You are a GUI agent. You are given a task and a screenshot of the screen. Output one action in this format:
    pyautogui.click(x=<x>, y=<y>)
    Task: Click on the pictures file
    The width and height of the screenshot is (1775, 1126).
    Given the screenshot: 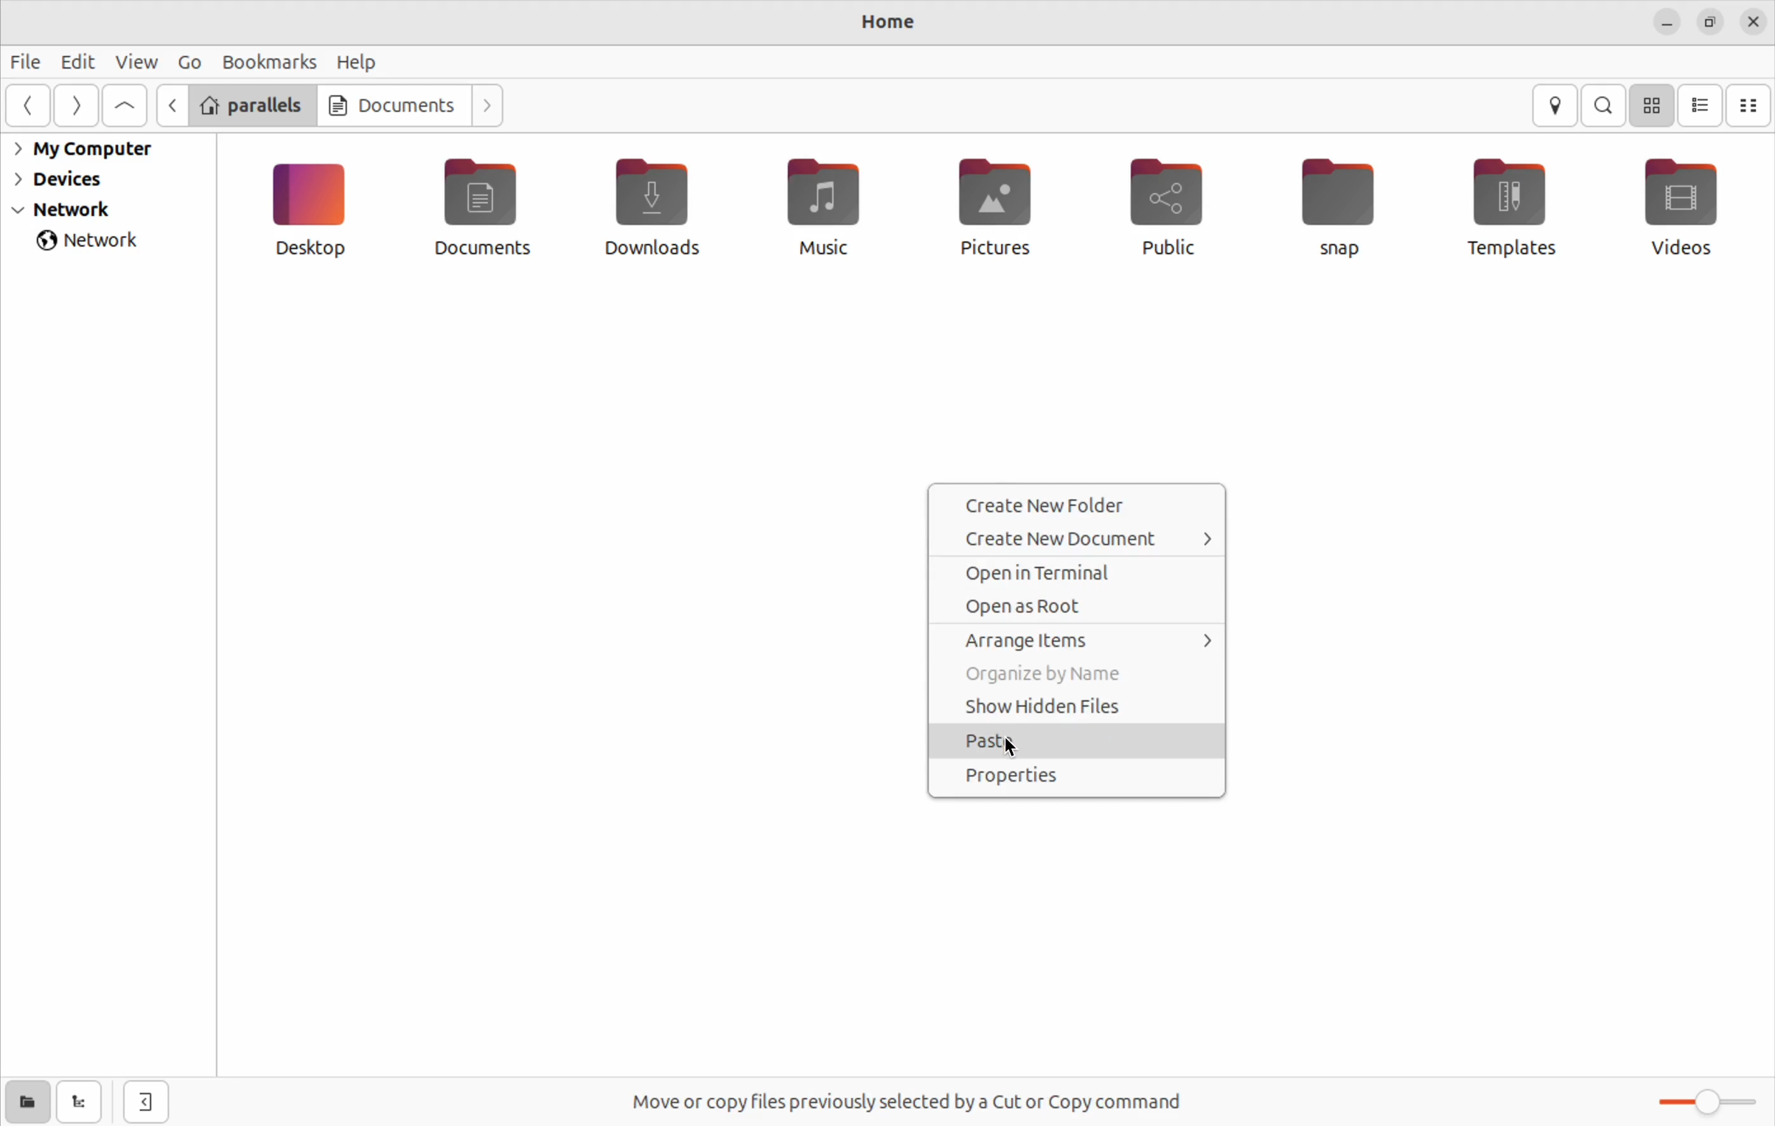 What is the action you would take?
    pyautogui.click(x=1005, y=211)
    